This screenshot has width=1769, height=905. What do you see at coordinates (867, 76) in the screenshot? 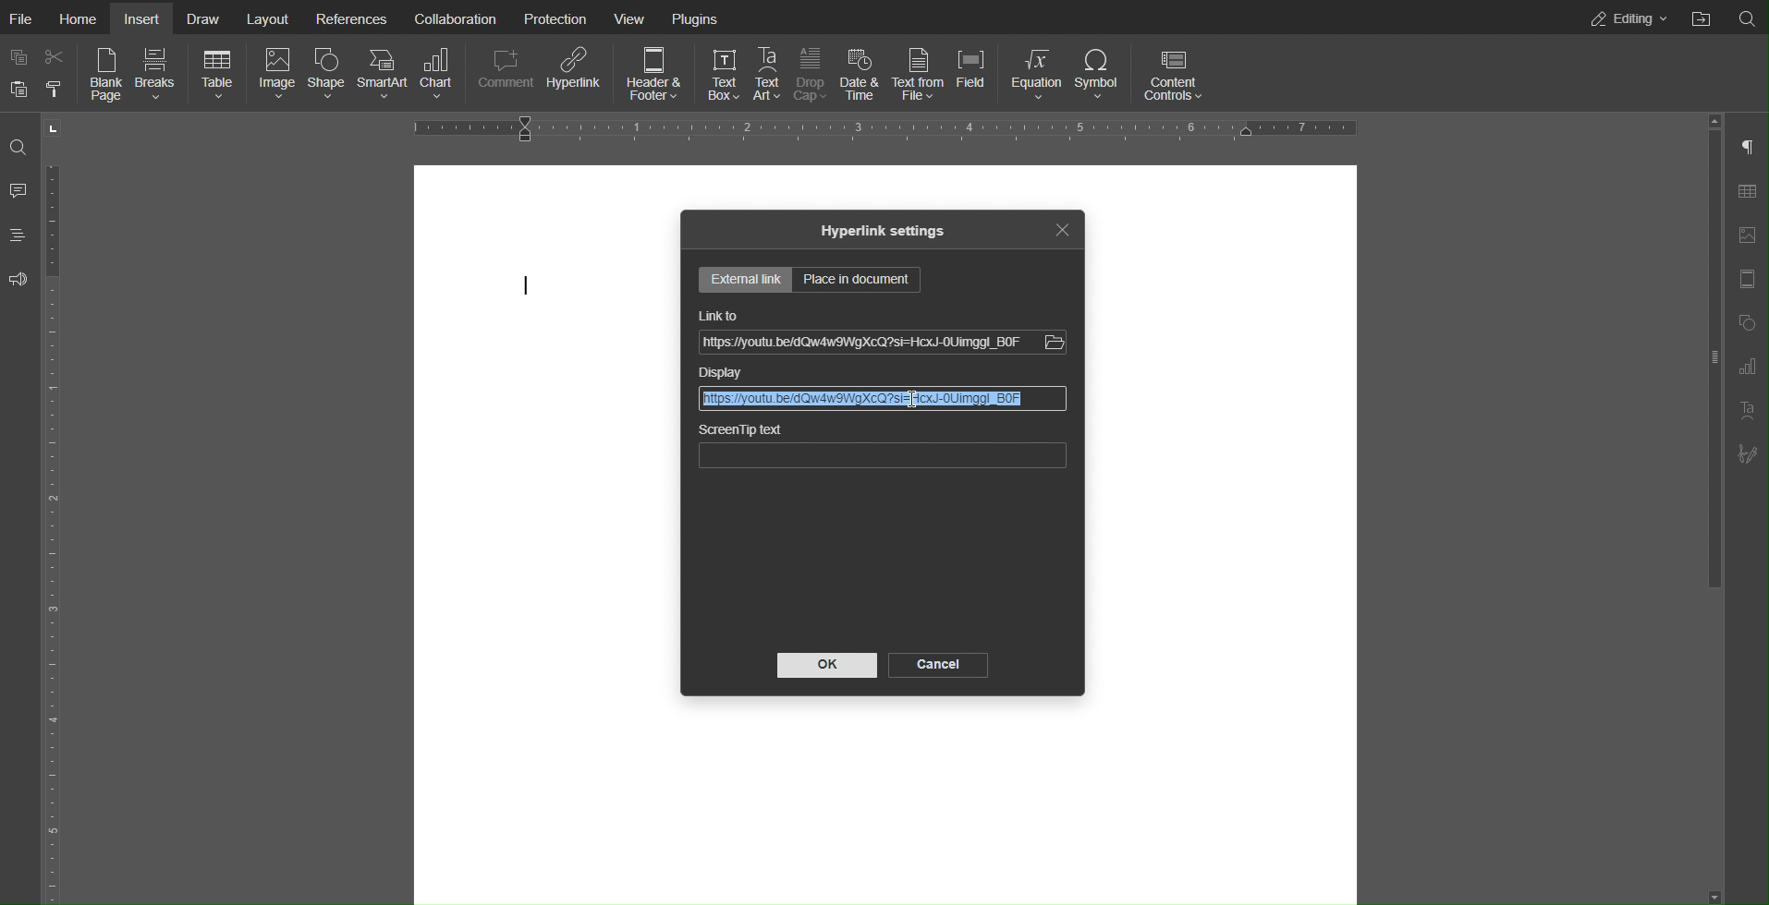
I see `Date & Time` at bounding box center [867, 76].